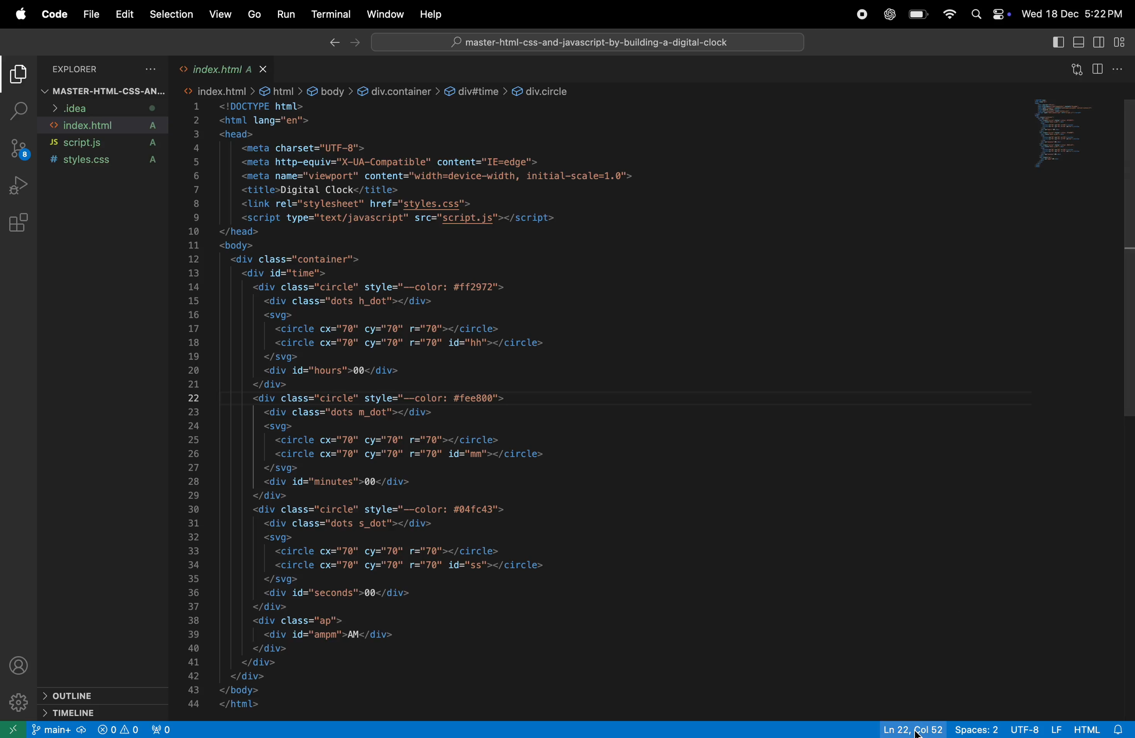 Image resolution: width=1135 pixels, height=738 pixels. Describe the element at coordinates (888, 13) in the screenshot. I see `chatgpt` at that location.